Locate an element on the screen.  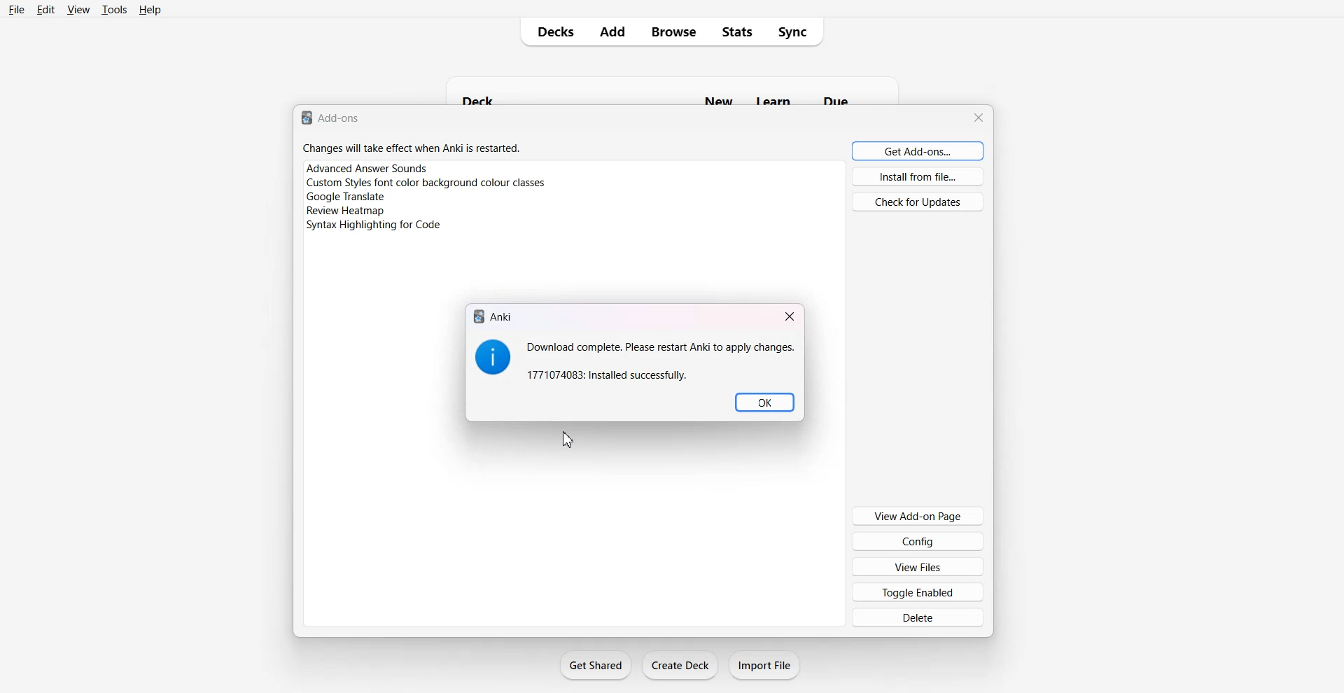
syntax highlighting for code is located at coordinates (377, 225).